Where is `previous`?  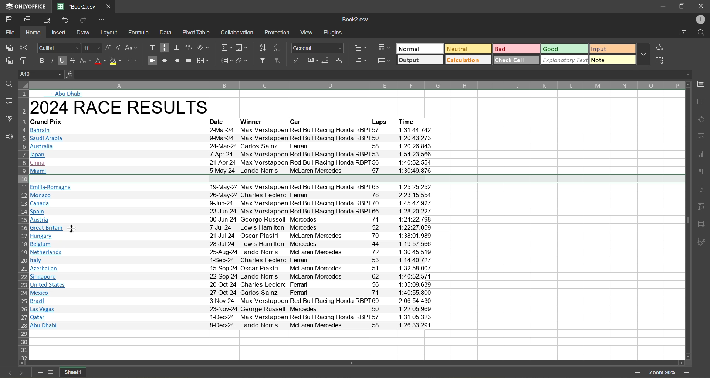
previous is located at coordinates (6, 373).